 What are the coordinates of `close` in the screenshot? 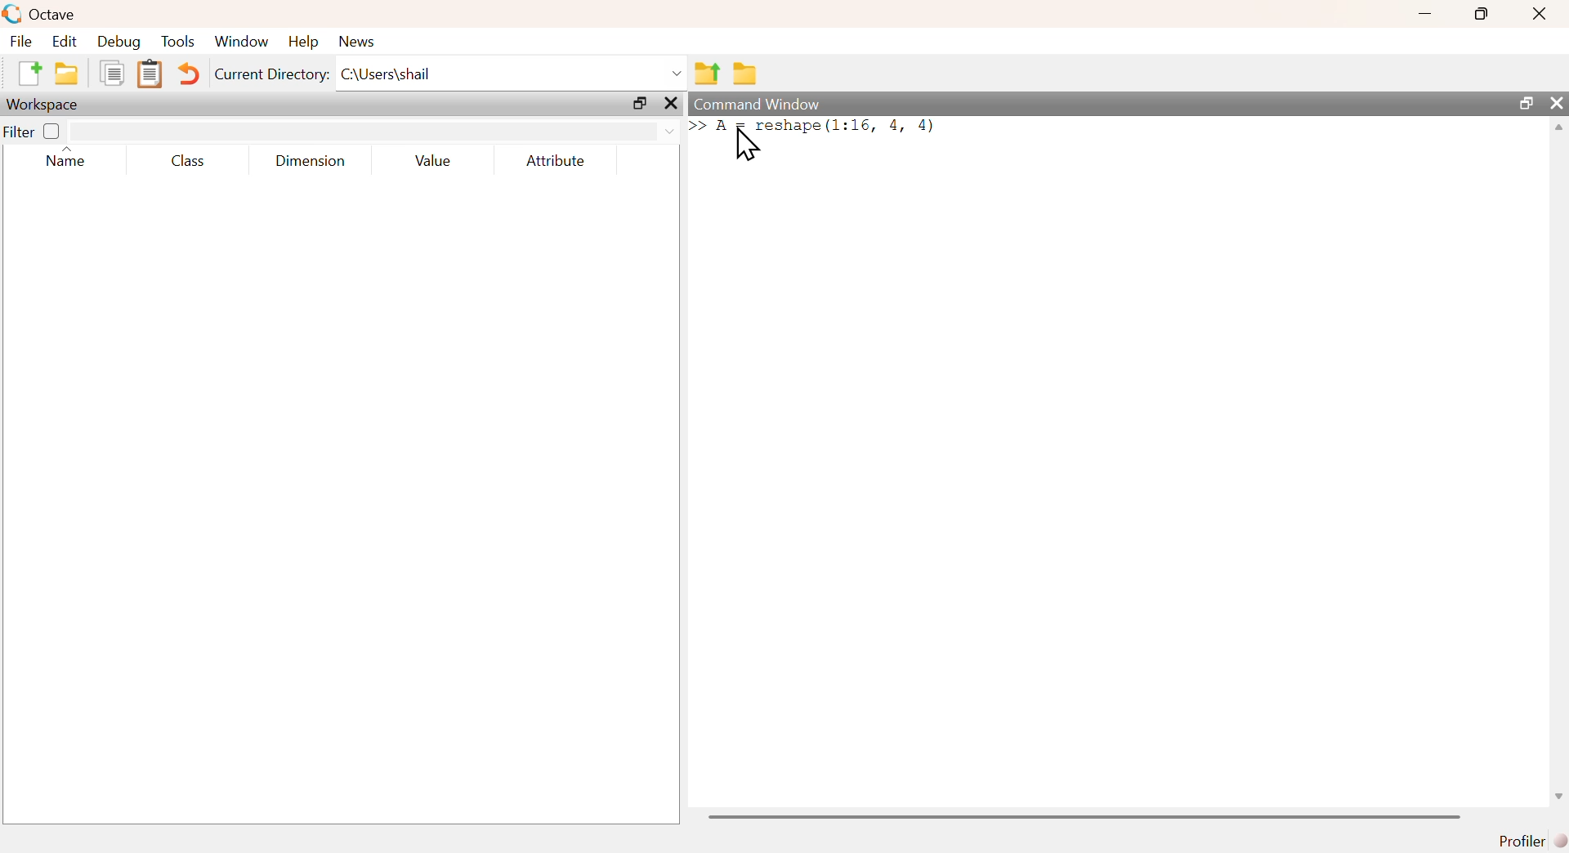 It's located at (1558, 104).